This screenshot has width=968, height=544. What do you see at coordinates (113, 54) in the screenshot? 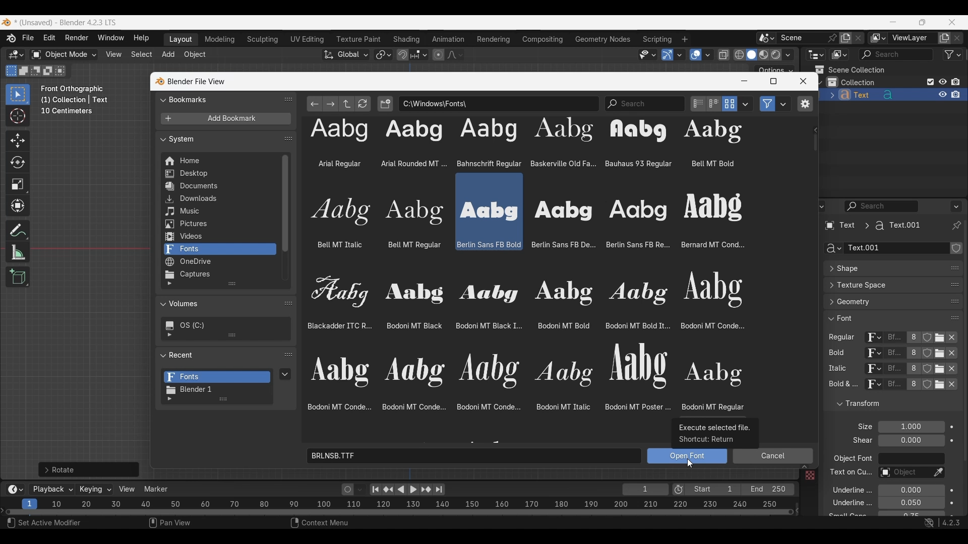
I see `View menu` at bounding box center [113, 54].